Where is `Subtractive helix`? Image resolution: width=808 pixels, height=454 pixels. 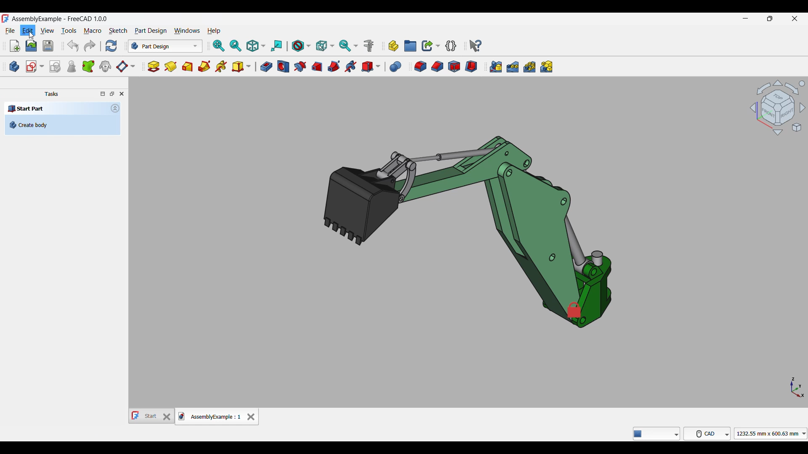
Subtractive helix is located at coordinates (350, 67).